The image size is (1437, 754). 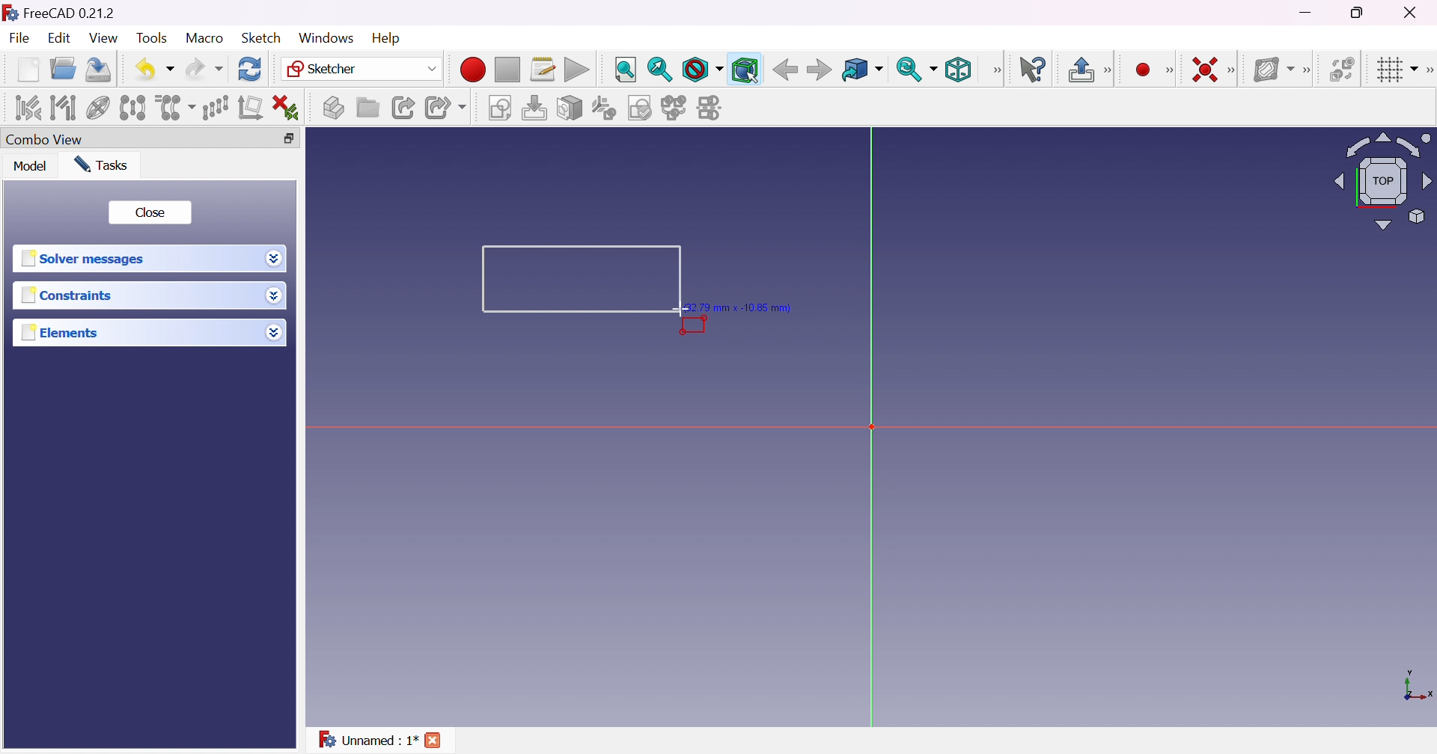 I want to click on [Sketcher edit tools], so click(x=1428, y=70).